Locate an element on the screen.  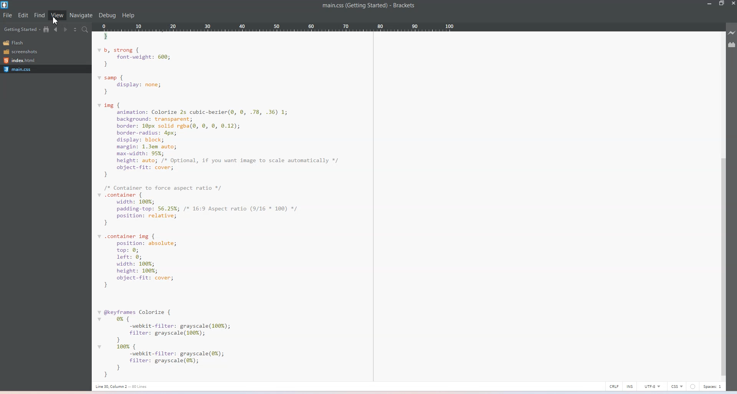
File is located at coordinates (7, 16).